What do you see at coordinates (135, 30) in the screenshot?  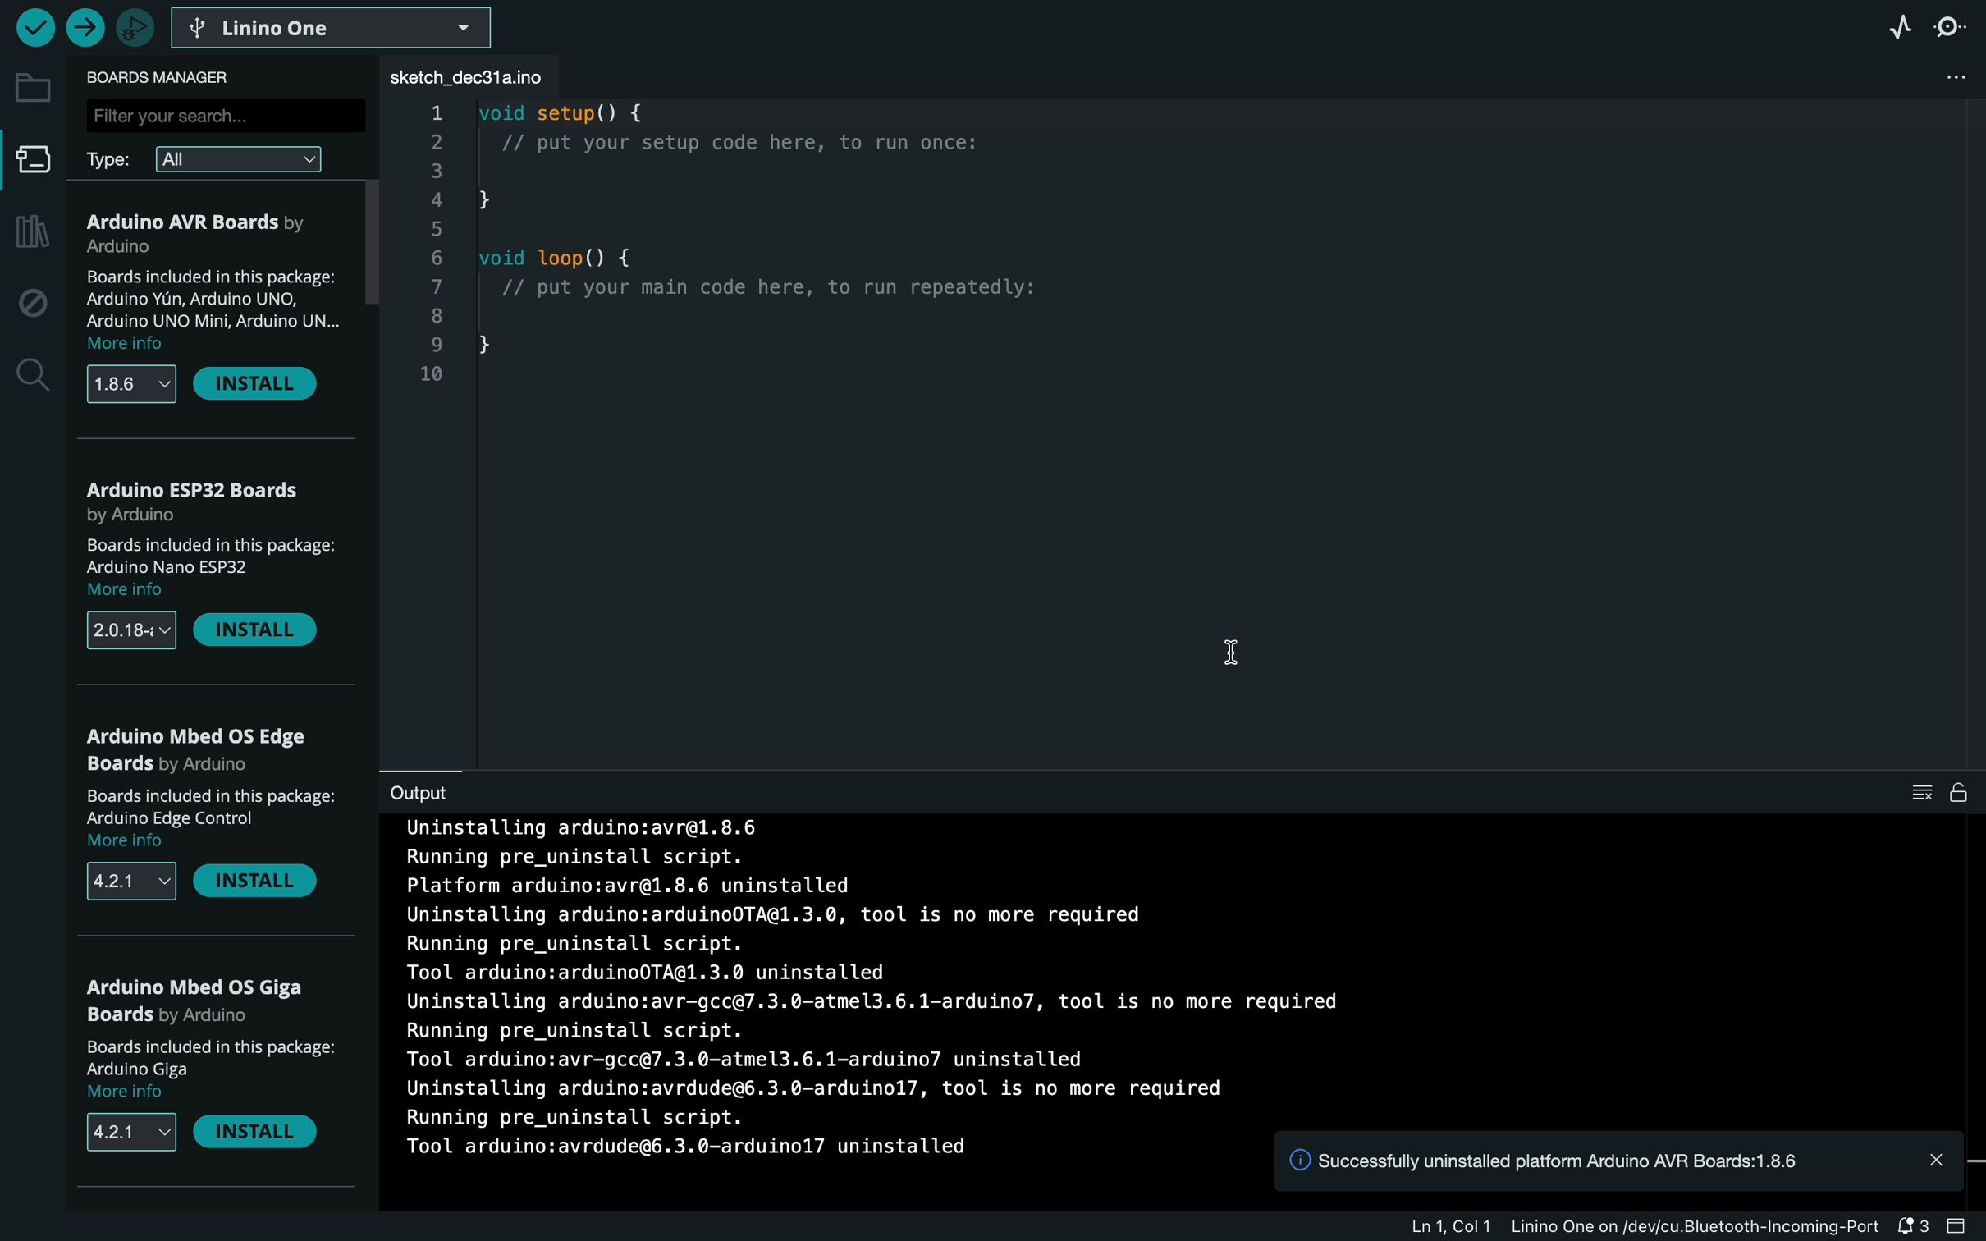 I see `debugger` at bounding box center [135, 30].